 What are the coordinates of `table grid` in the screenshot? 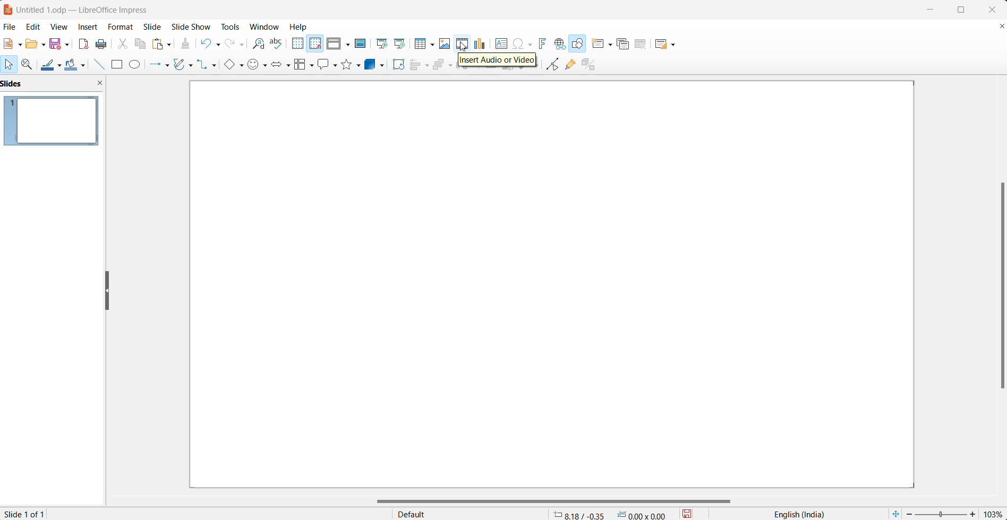 It's located at (434, 45).